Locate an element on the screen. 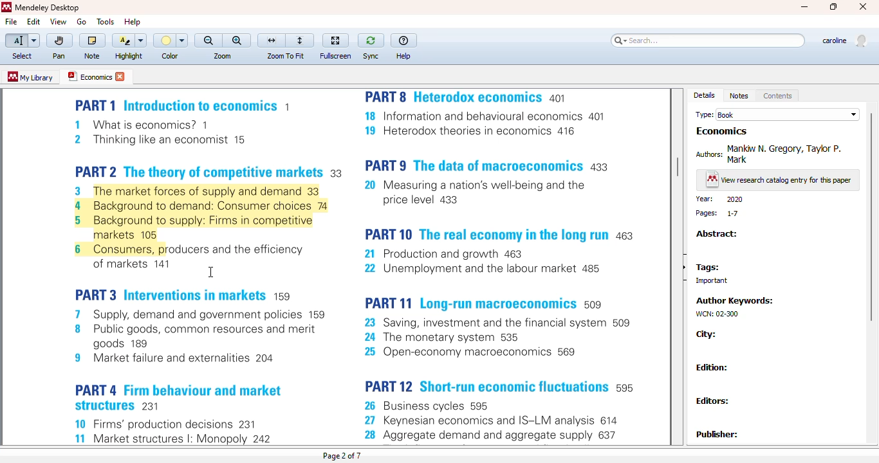 The width and height of the screenshot is (879, 463). view is located at coordinates (58, 21).